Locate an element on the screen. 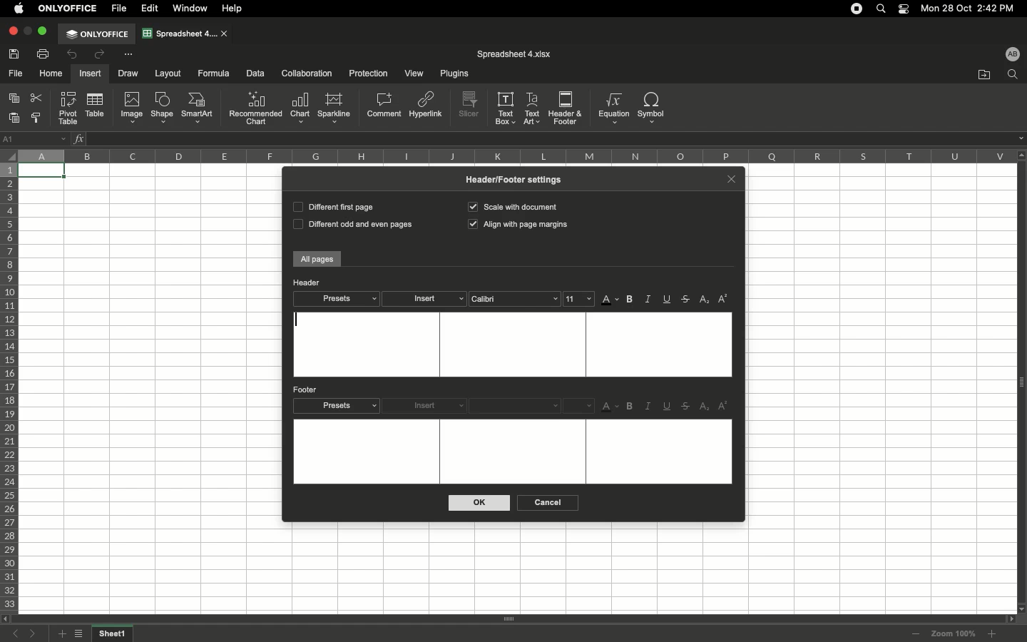 This screenshot has height=642, width=1027. Presets is located at coordinates (337, 406).